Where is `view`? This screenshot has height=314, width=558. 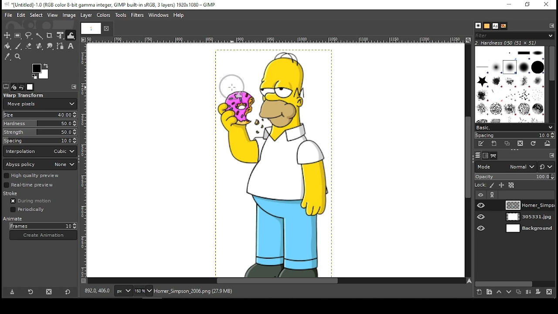
view is located at coordinates (53, 15).